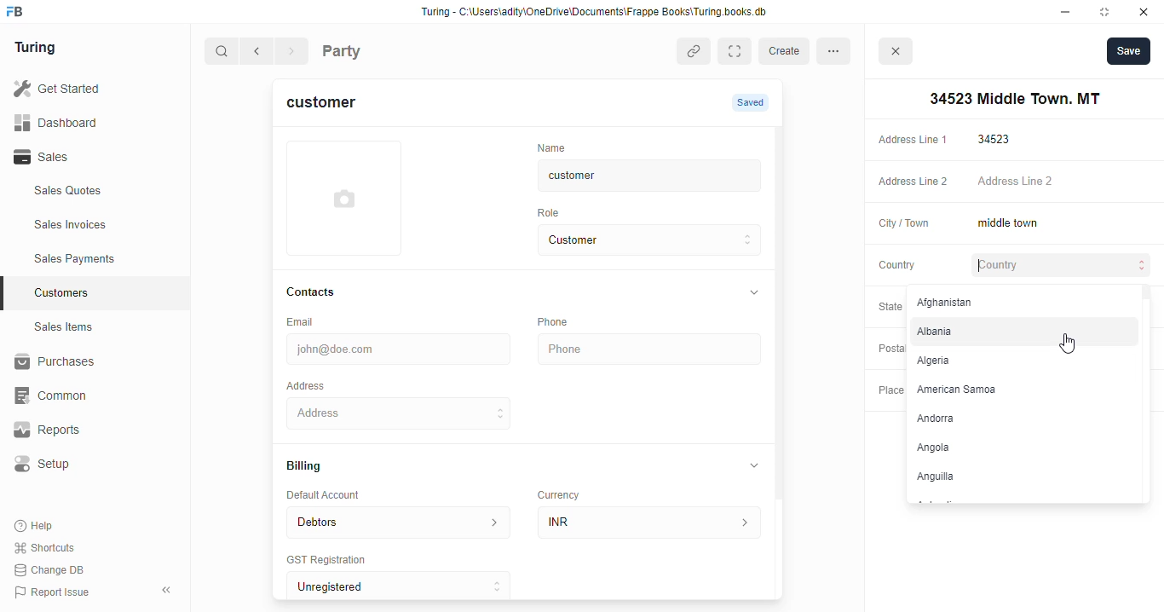 This screenshot has width=1164, height=612. Describe the element at coordinates (1017, 419) in the screenshot. I see `‘Andorra` at that location.